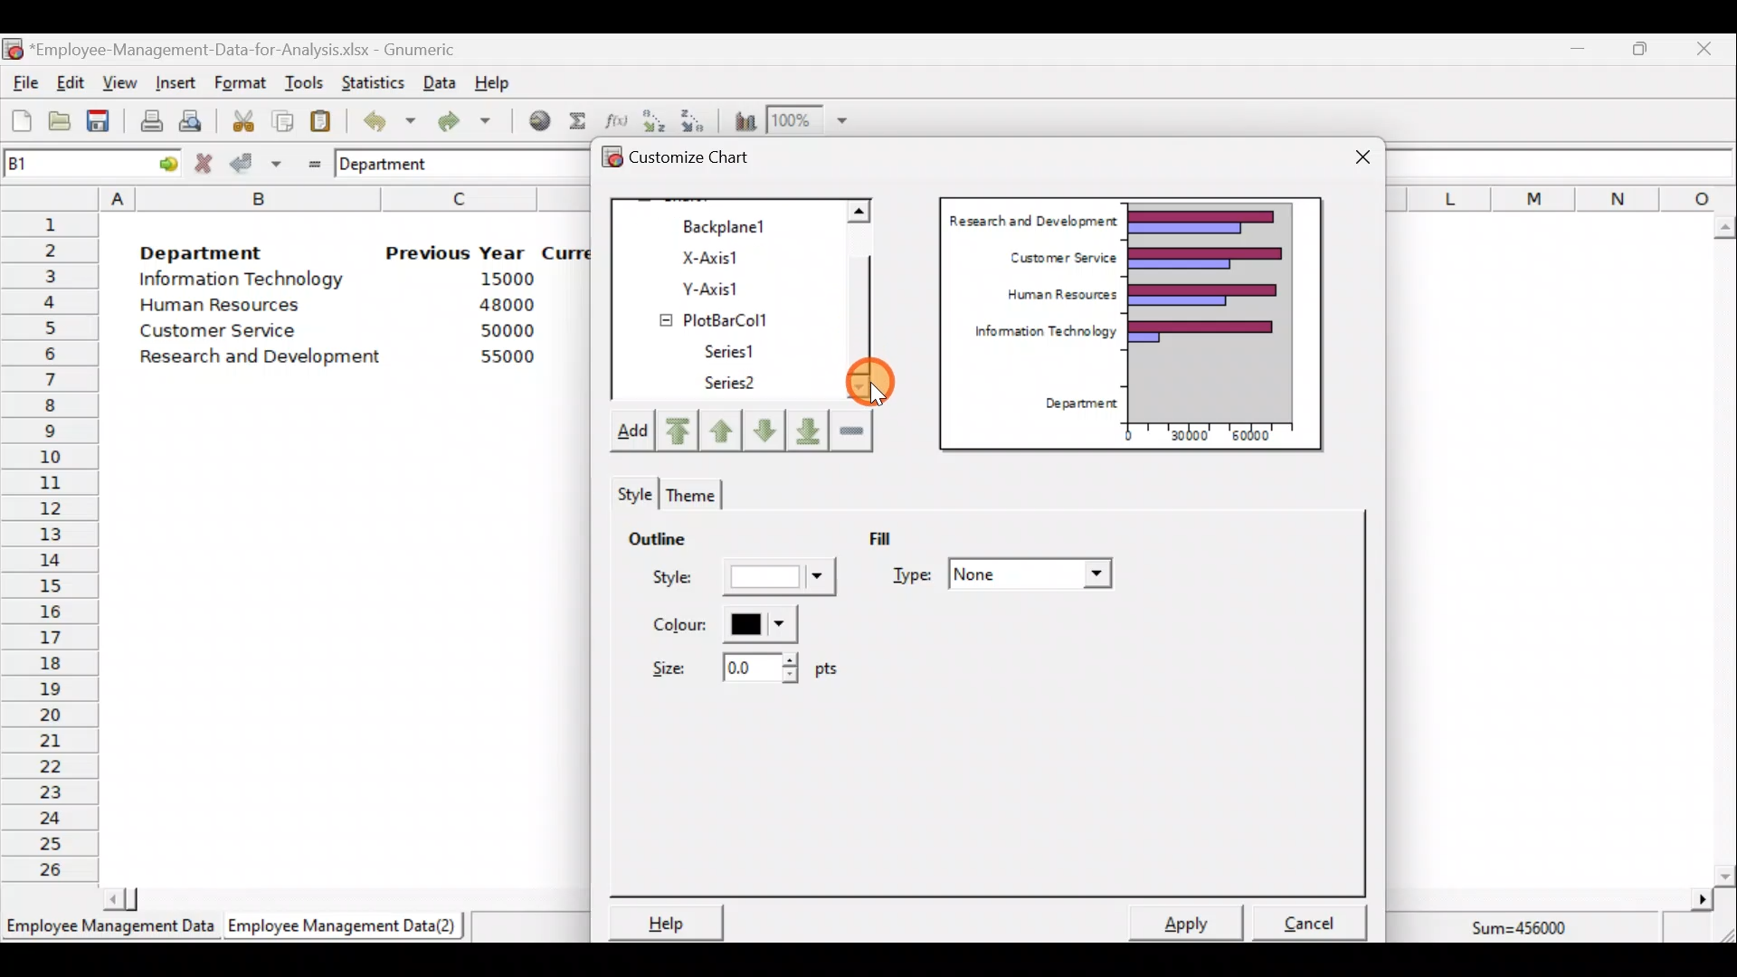  What do you see at coordinates (60, 163) in the screenshot?
I see `Cell name B1` at bounding box center [60, 163].